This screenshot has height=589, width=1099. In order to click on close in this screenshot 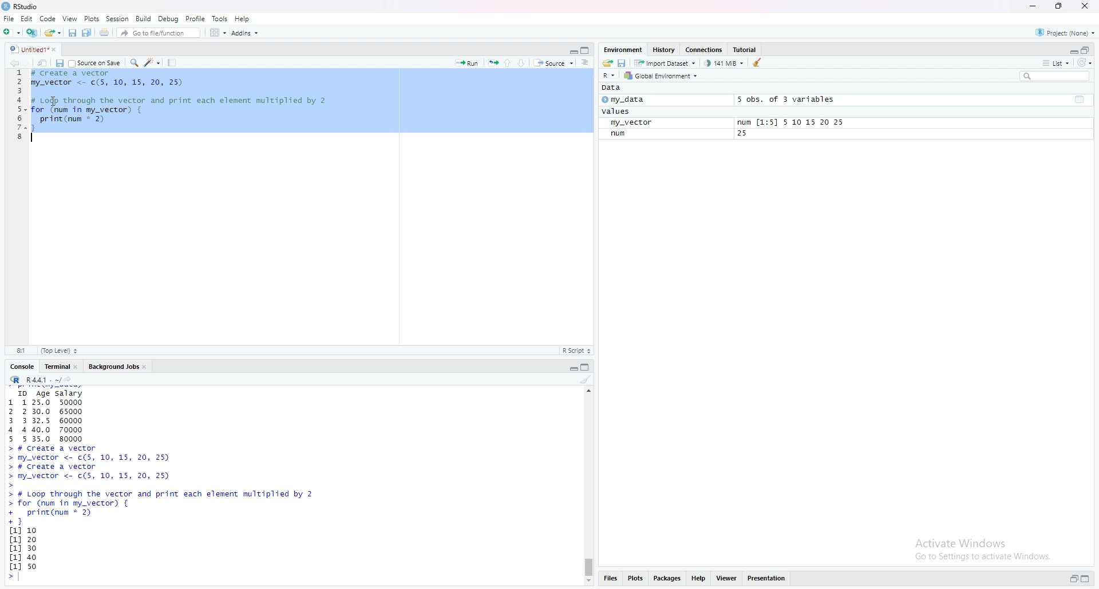, I will do `click(1086, 6)`.